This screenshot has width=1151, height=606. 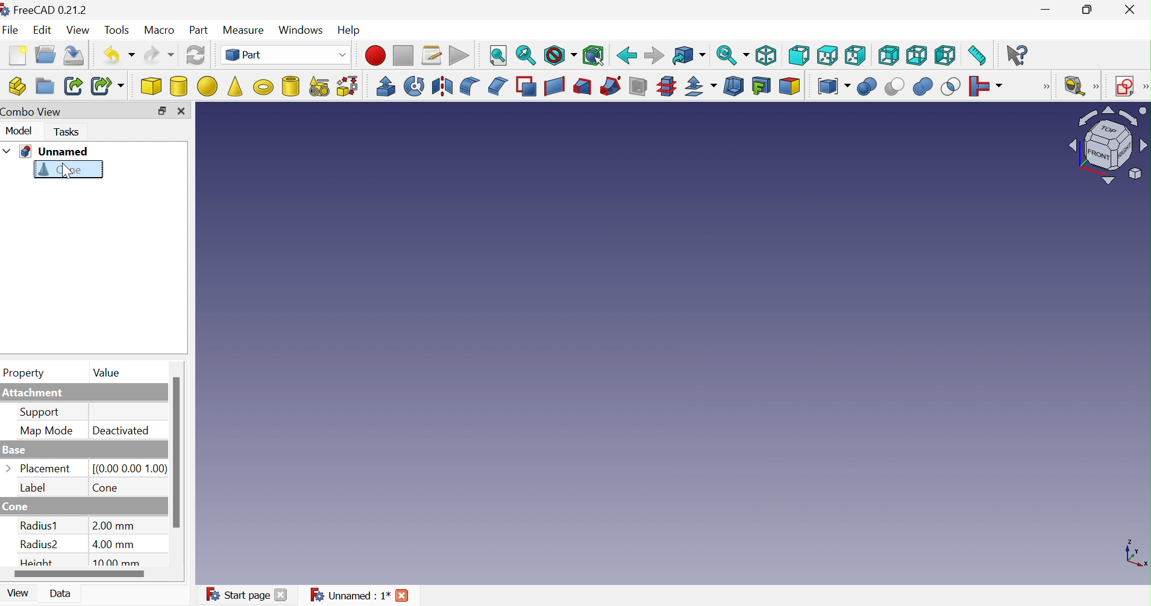 I want to click on Fit selection, so click(x=525, y=57).